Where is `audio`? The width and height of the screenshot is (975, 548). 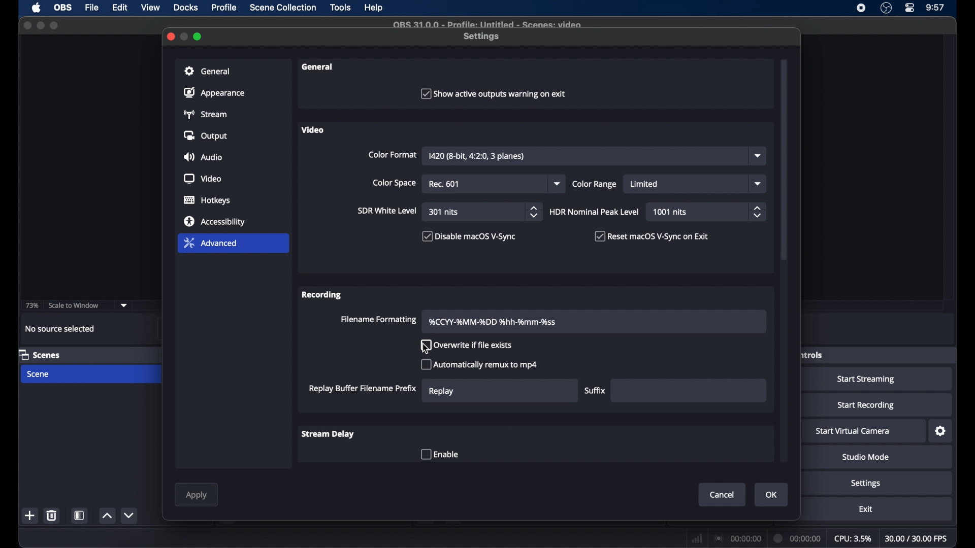 audio is located at coordinates (203, 157).